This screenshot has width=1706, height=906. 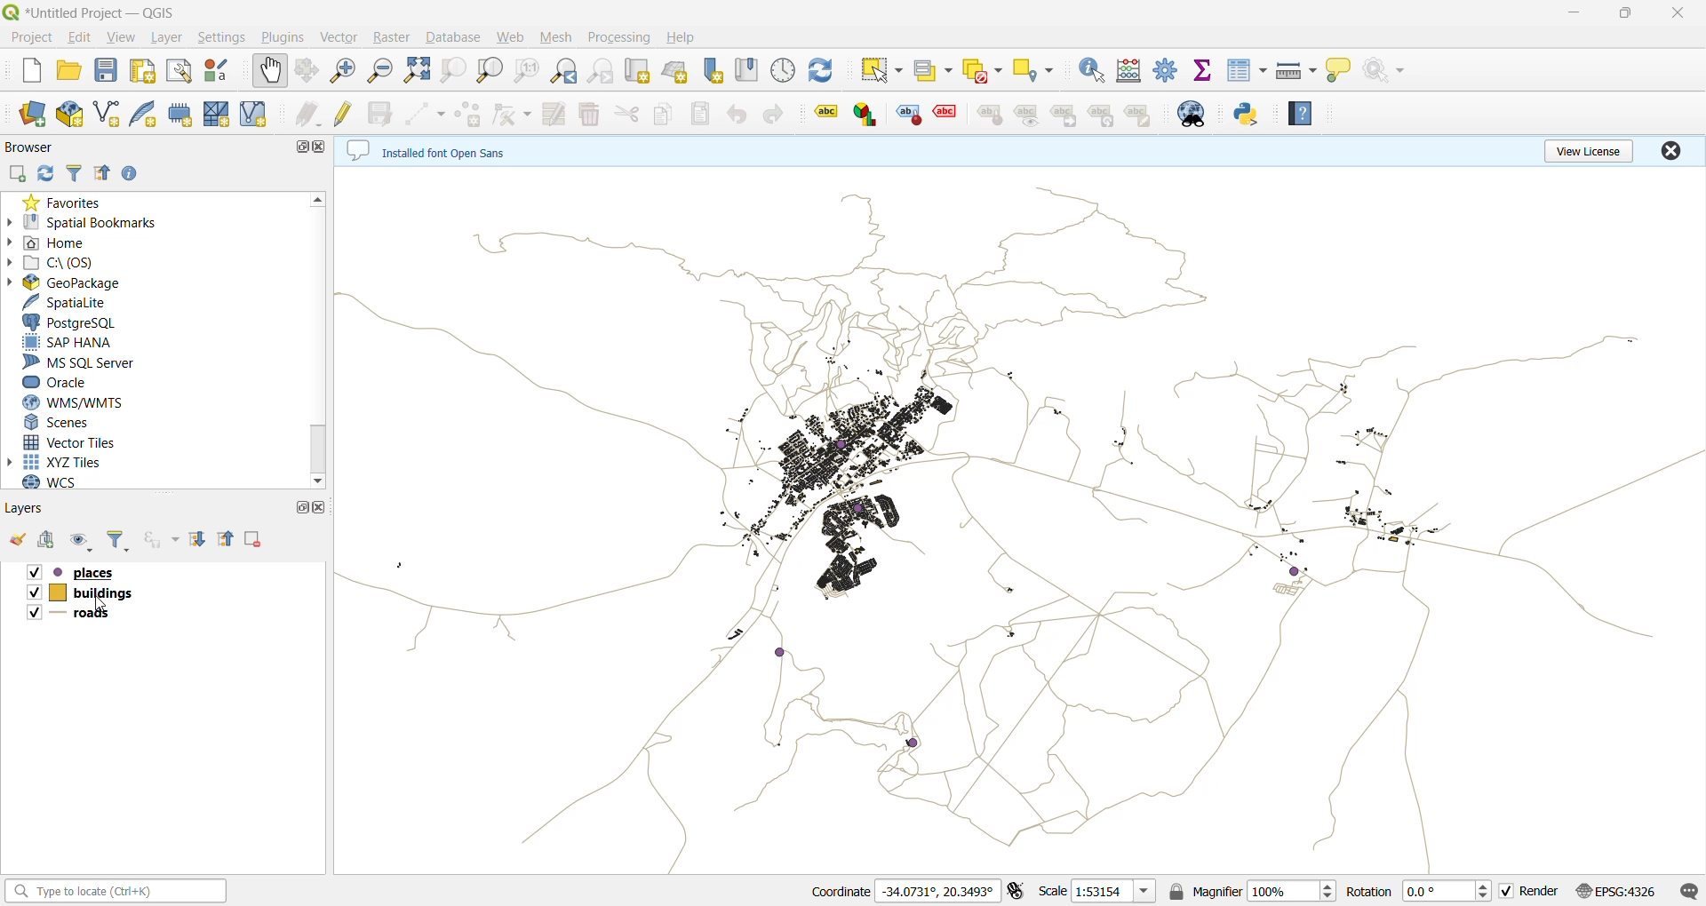 I want to click on redo, so click(x=769, y=114).